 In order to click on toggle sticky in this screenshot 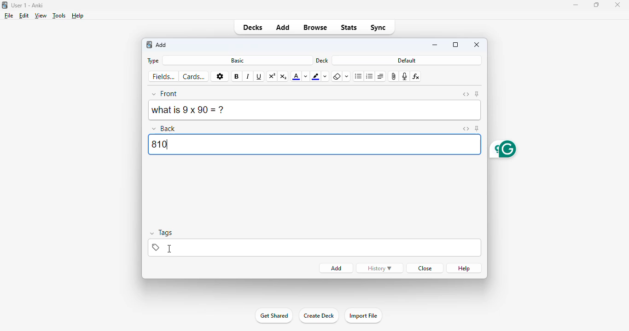, I will do `click(477, 94)`.